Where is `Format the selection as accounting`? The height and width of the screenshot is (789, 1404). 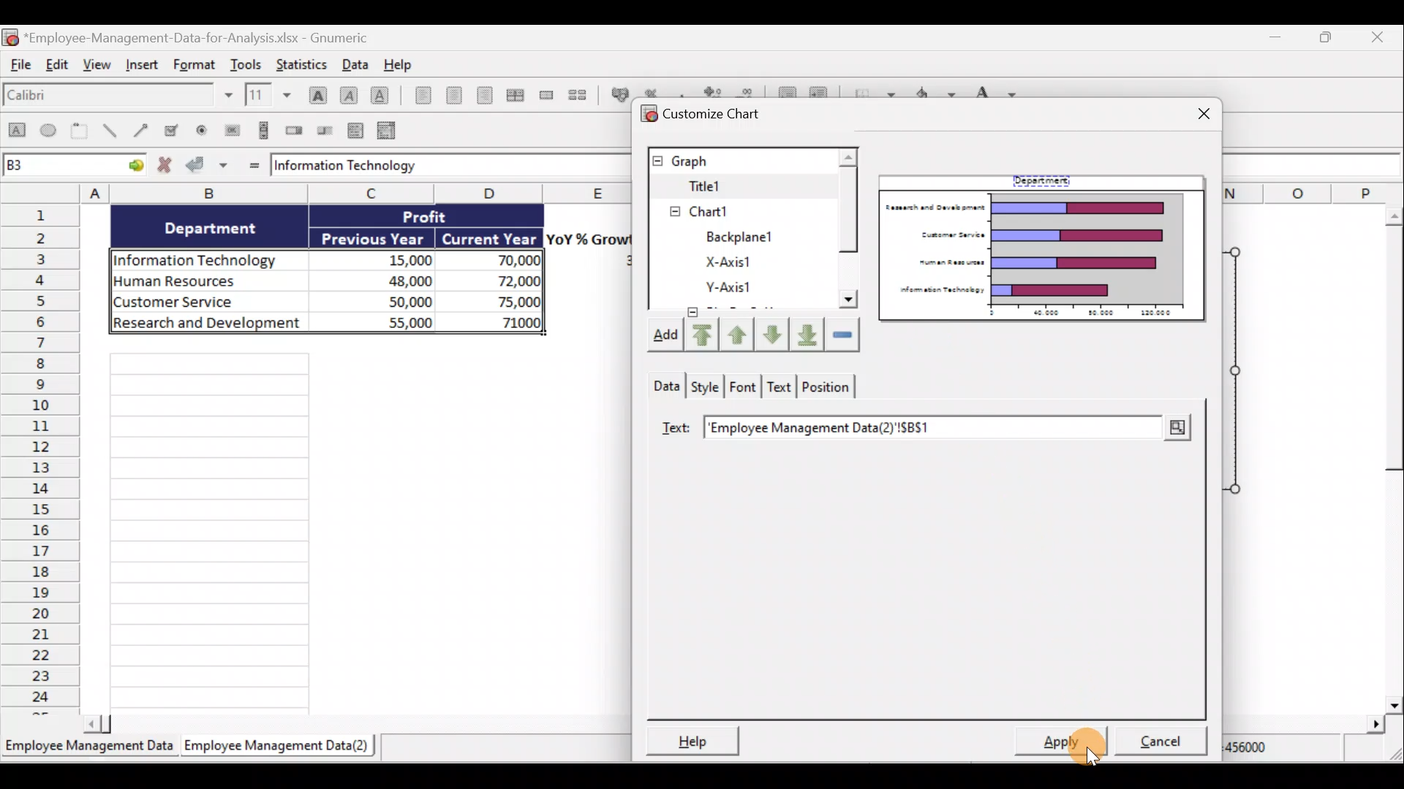
Format the selection as accounting is located at coordinates (616, 93).